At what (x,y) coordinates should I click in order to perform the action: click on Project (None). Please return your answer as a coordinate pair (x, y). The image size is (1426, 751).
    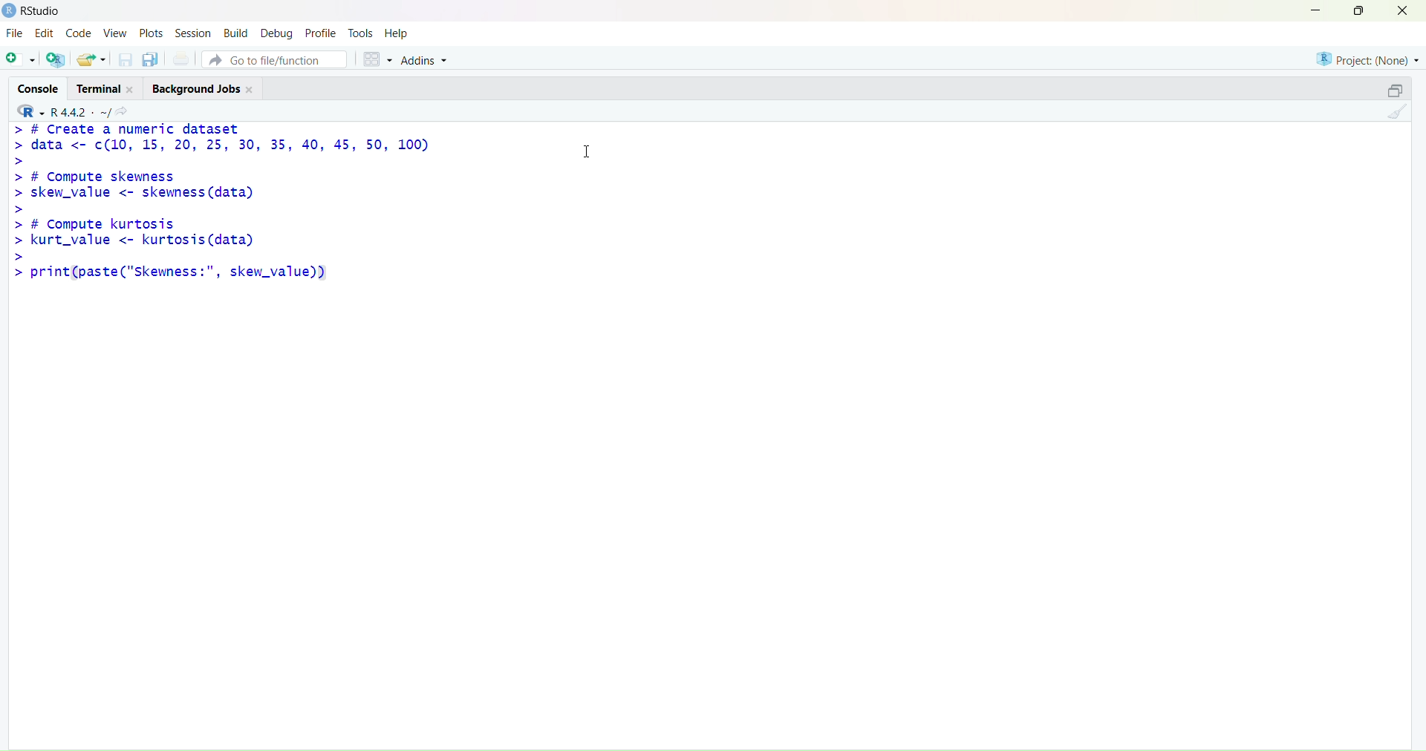
    Looking at the image, I should click on (1367, 61).